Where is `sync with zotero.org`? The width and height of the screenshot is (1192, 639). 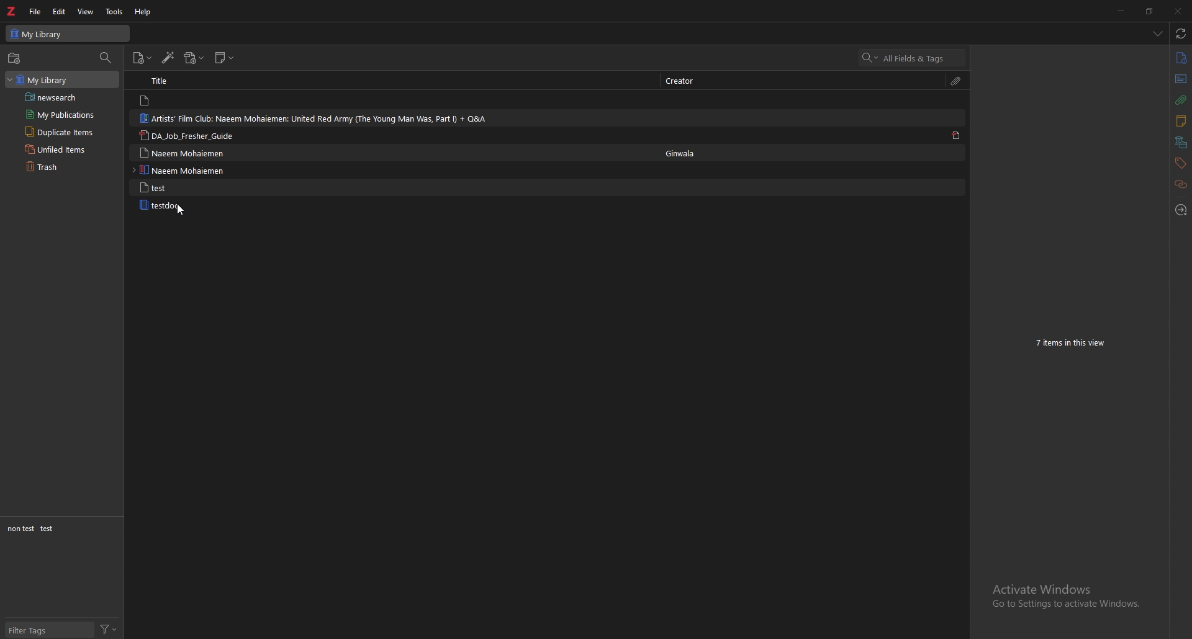
sync with zotero.org is located at coordinates (1181, 34).